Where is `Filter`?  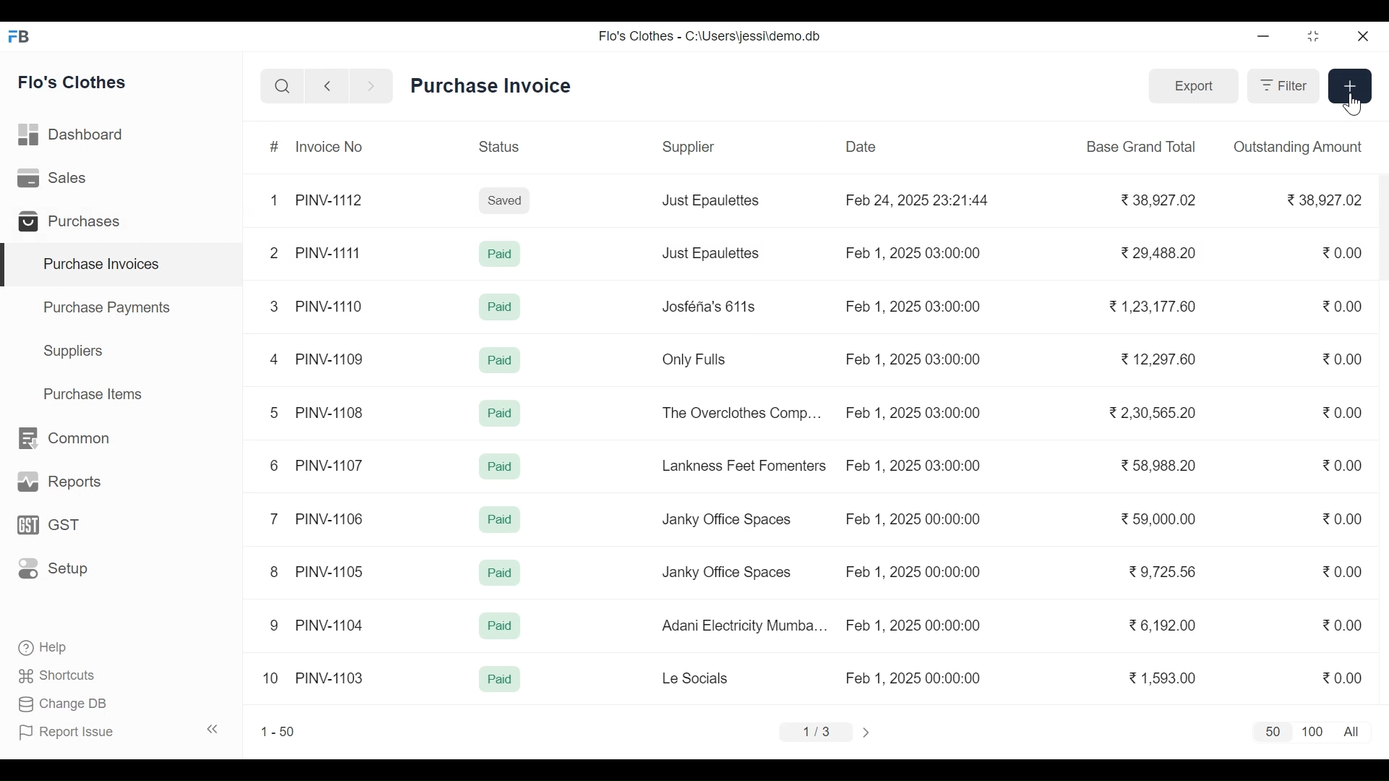 Filter is located at coordinates (1283, 85).